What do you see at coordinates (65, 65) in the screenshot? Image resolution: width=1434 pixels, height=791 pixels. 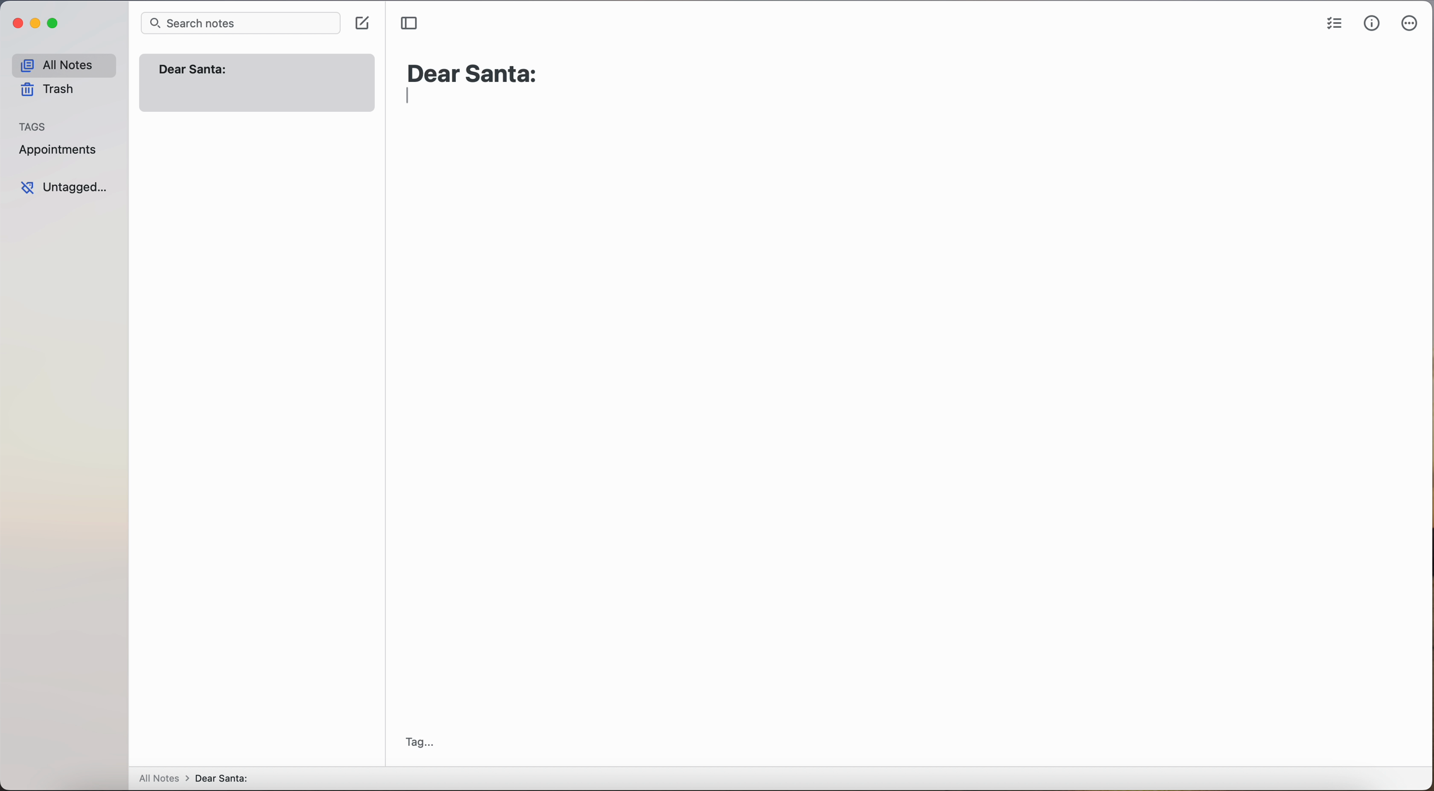 I see `all notes` at bounding box center [65, 65].